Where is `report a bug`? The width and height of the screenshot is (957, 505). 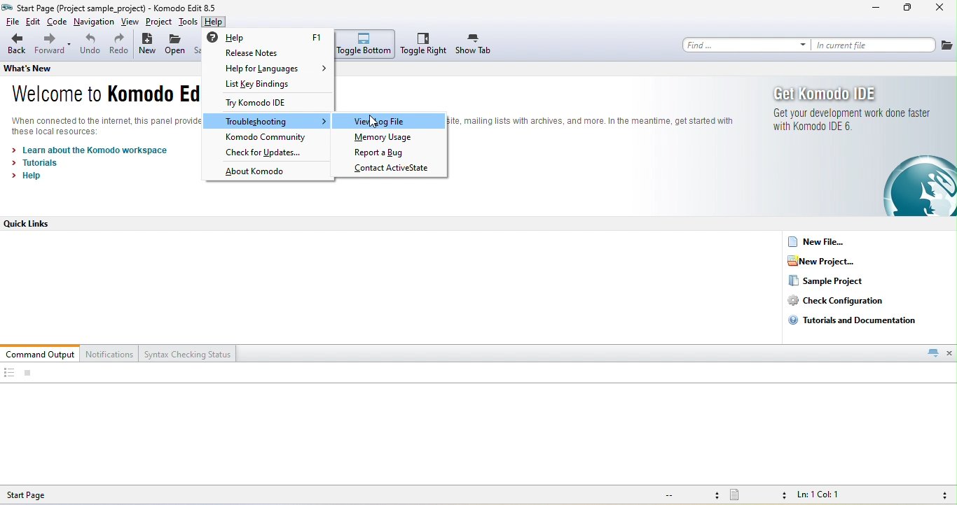 report a bug is located at coordinates (390, 153).